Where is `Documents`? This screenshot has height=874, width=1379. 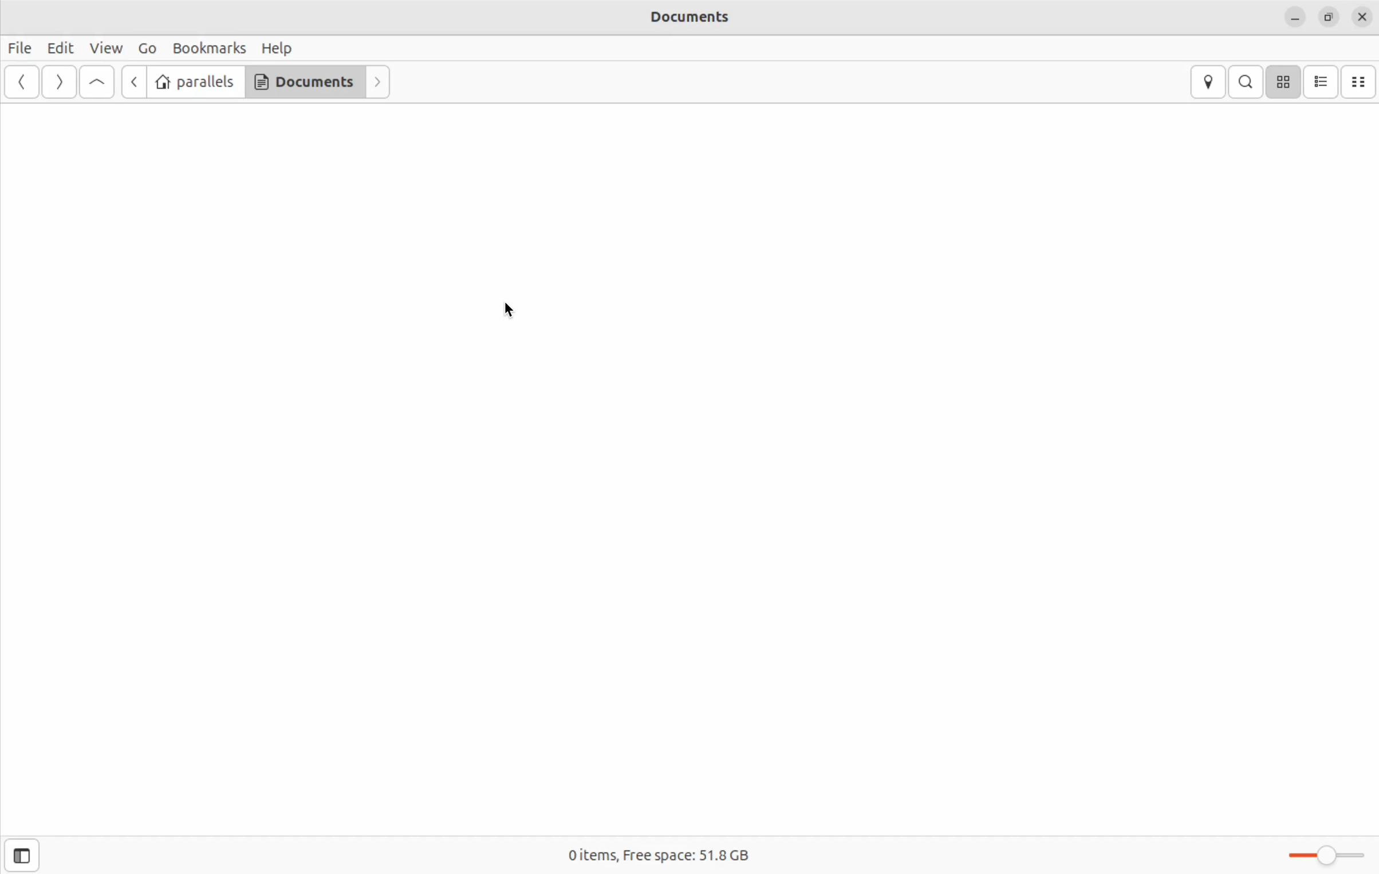
Documents is located at coordinates (706, 19).